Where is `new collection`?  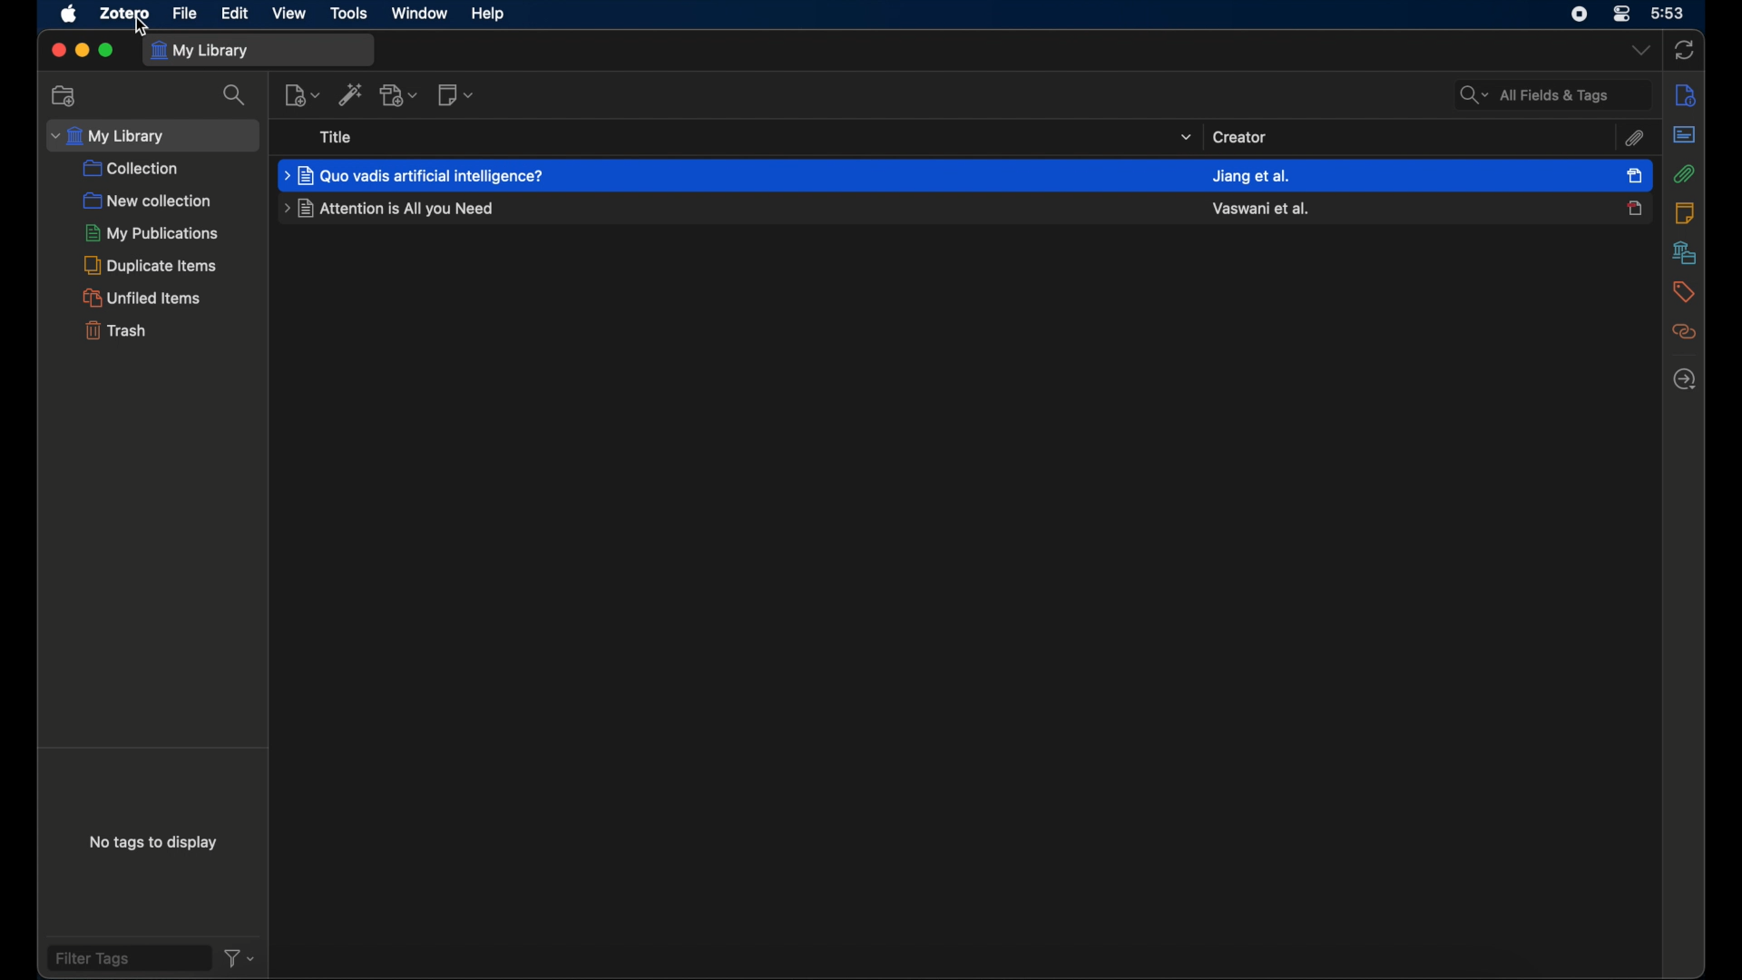
new collection is located at coordinates (63, 96).